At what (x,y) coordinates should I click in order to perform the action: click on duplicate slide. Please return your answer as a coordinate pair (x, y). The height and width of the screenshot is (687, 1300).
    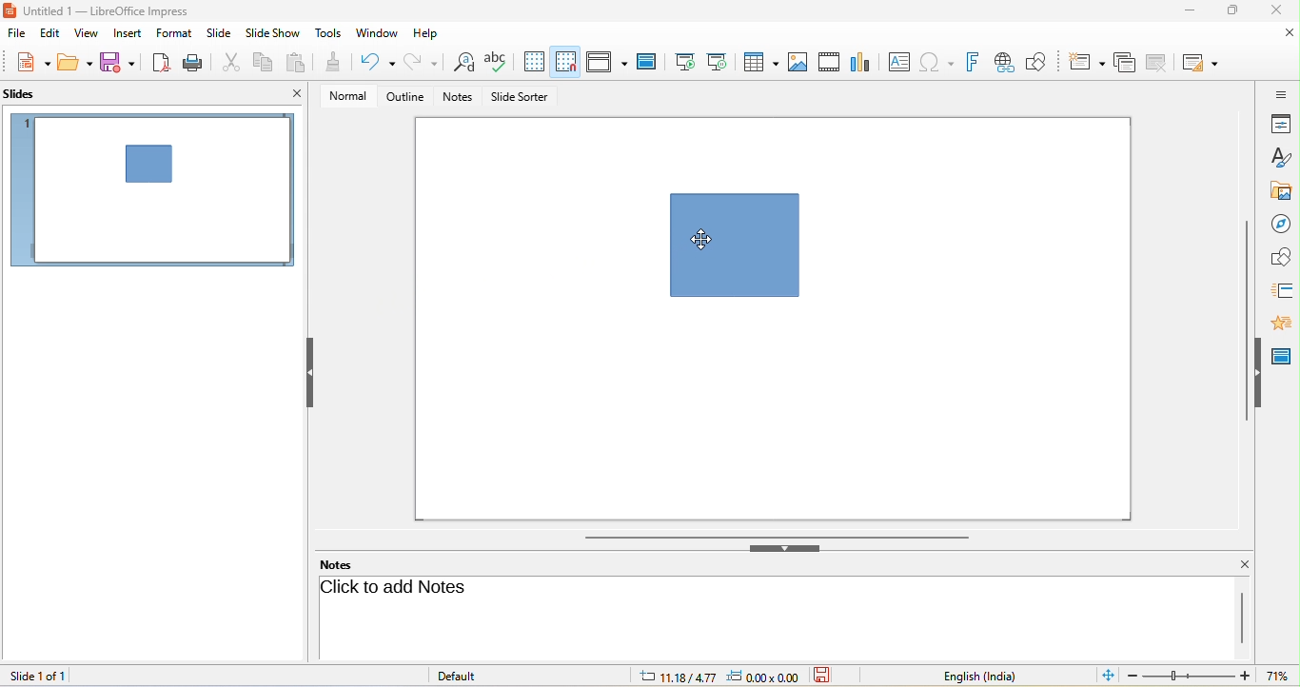
    Looking at the image, I should click on (1122, 64).